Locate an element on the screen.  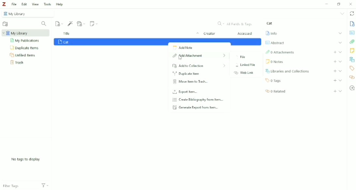
Filter Collections is located at coordinates (44, 24).